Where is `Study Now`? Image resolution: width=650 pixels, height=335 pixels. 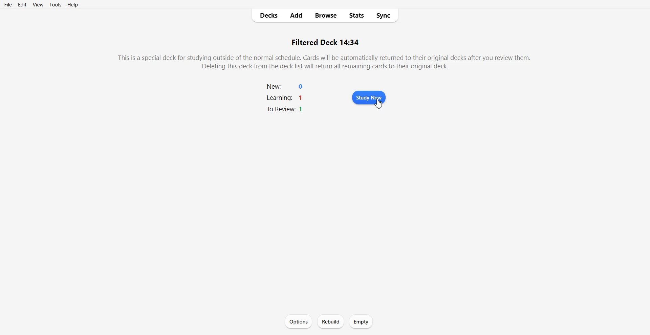
Study Now is located at coordinates (370, 97).